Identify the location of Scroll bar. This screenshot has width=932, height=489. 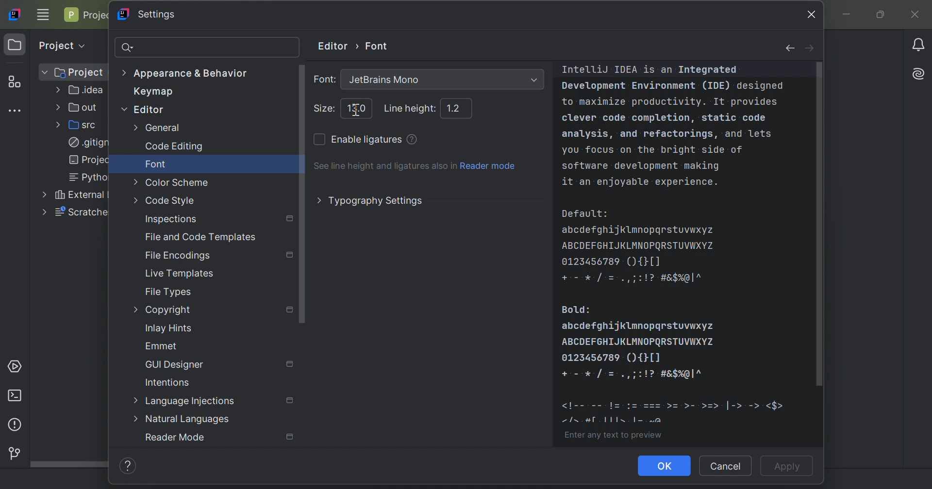
(302, 194).